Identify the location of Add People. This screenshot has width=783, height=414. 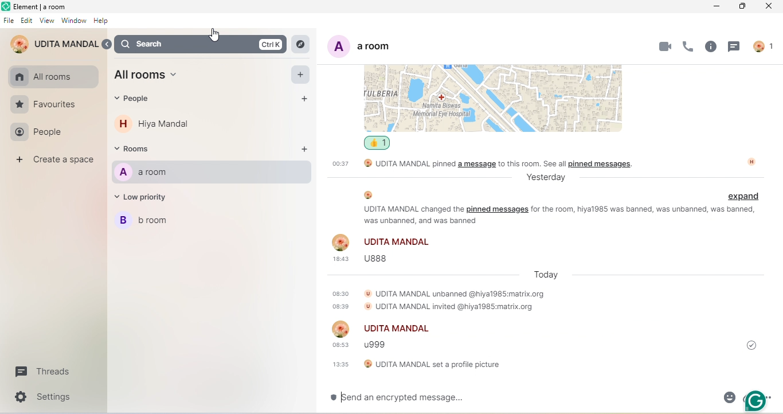
(306, 99).